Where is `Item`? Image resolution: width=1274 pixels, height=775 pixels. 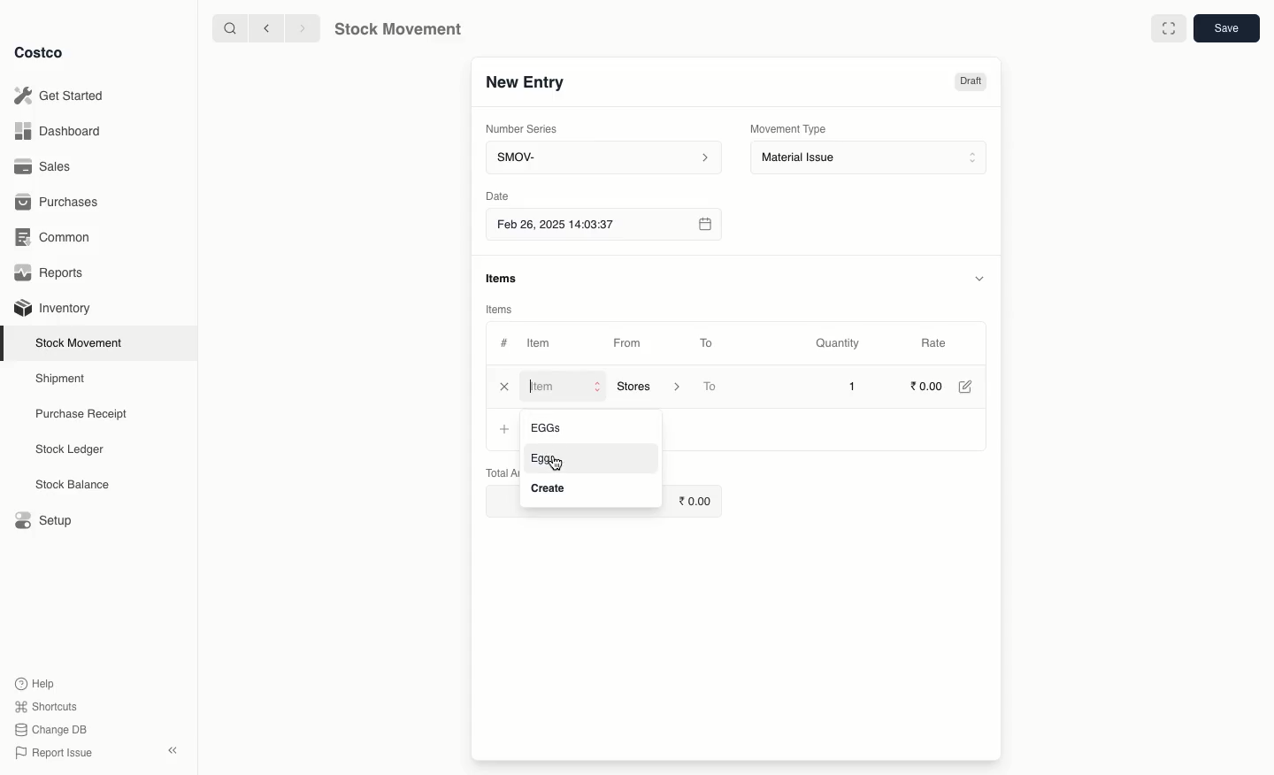 Item is located at coordinates (562, 386).